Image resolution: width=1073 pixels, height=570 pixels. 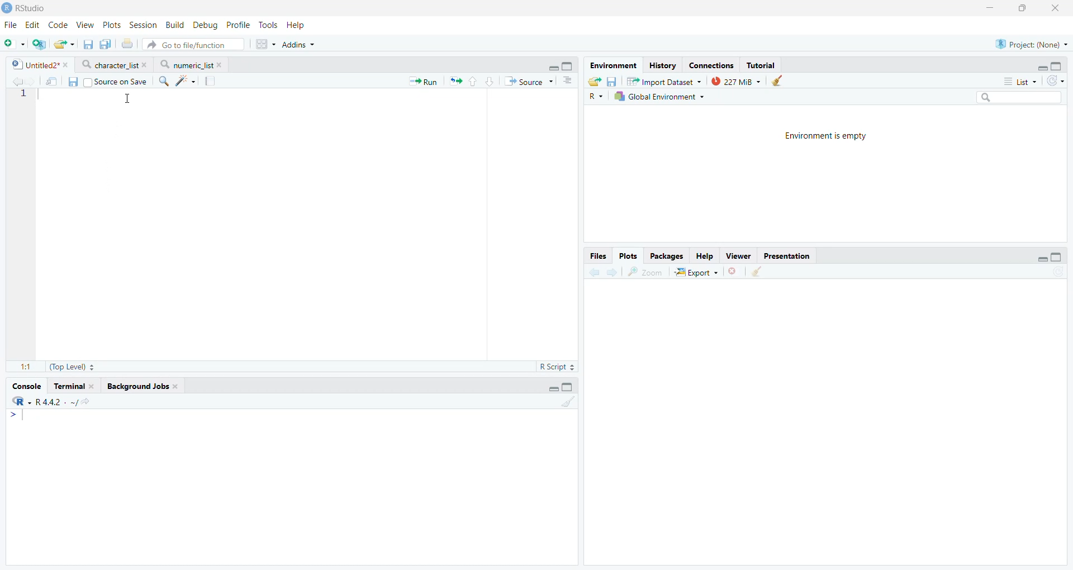 I want to click on Project: (None), so click(x=1032, y=43).